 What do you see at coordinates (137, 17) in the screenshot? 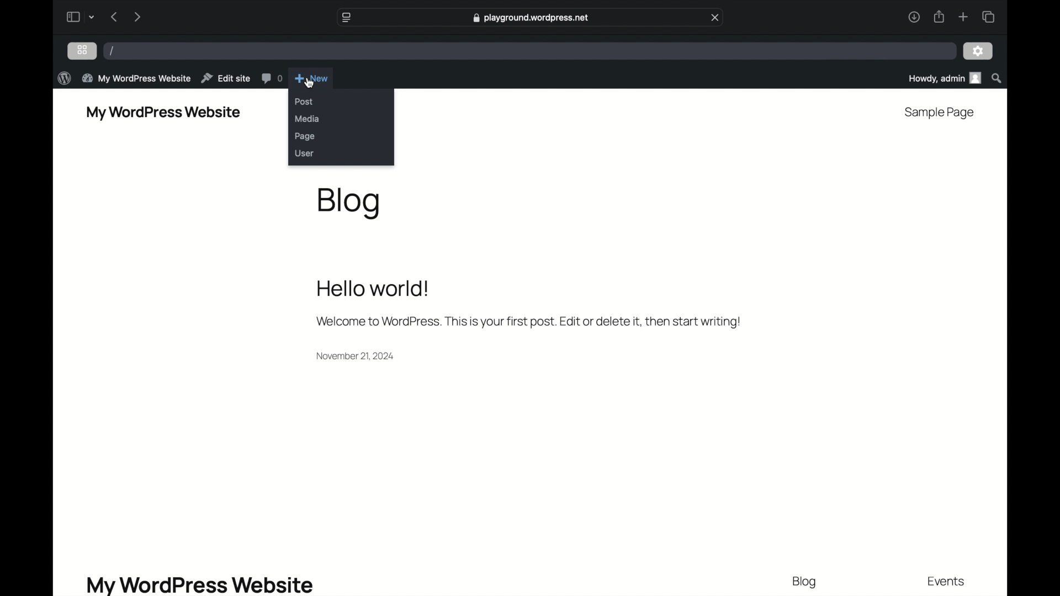
I see `next page` at bounding box center [137, 17].